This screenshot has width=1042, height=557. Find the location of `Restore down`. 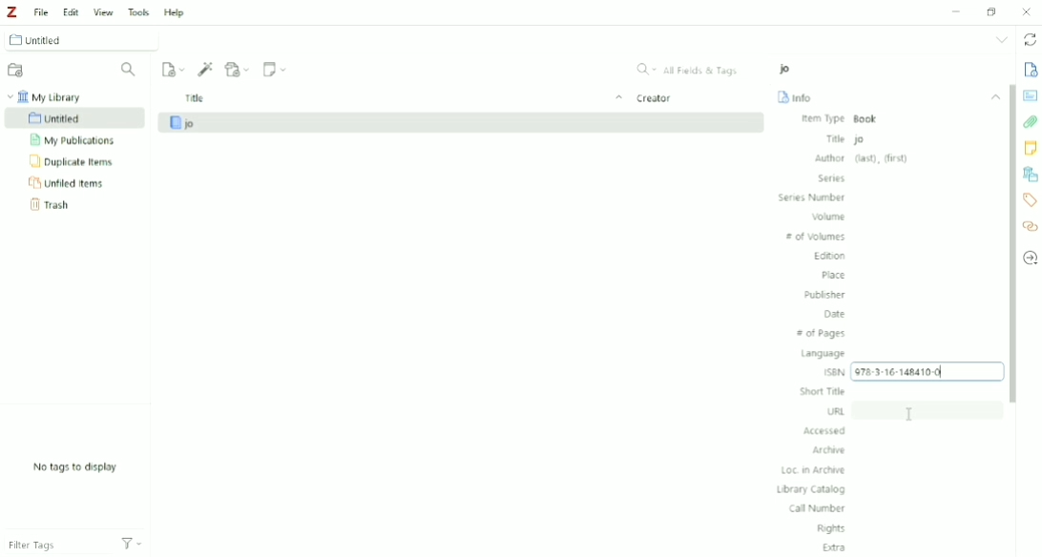

Restore down is located at coordinates (990, 11).